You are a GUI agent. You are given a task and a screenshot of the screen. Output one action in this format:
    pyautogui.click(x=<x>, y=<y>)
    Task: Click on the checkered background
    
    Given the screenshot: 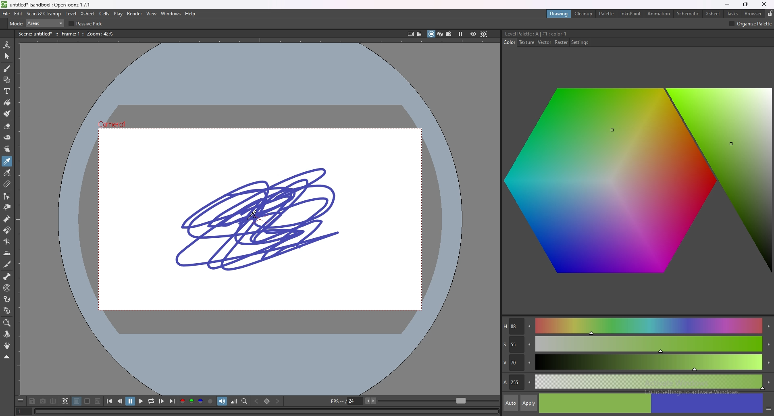 What is the action you would take?
    pyautogui.click(x=98, y=401)
    